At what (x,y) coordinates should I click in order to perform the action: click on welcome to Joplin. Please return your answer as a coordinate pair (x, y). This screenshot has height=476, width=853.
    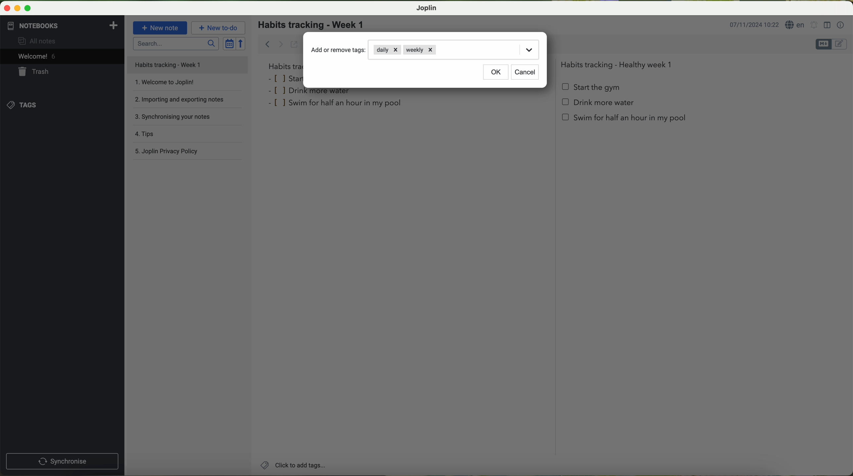
    Looking at the image, I should click on (187, 85).